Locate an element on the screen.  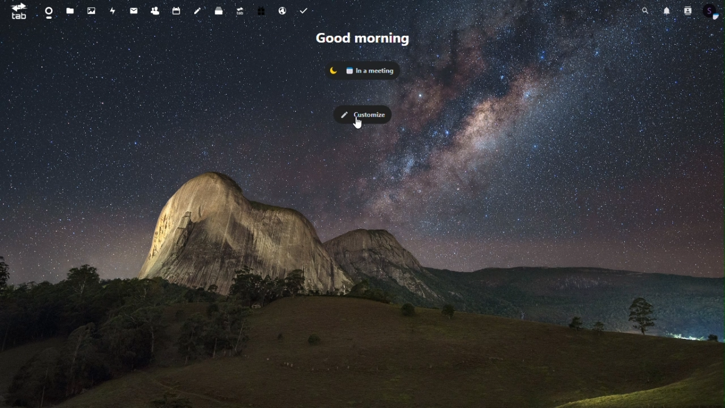
customize is located at coordinates (362, 112).